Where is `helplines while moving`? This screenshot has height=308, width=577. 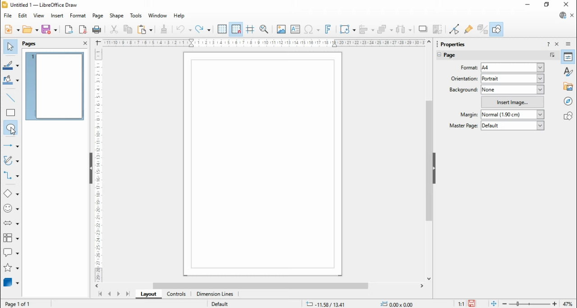
helplines while moving is located at coordinates (250, 29).